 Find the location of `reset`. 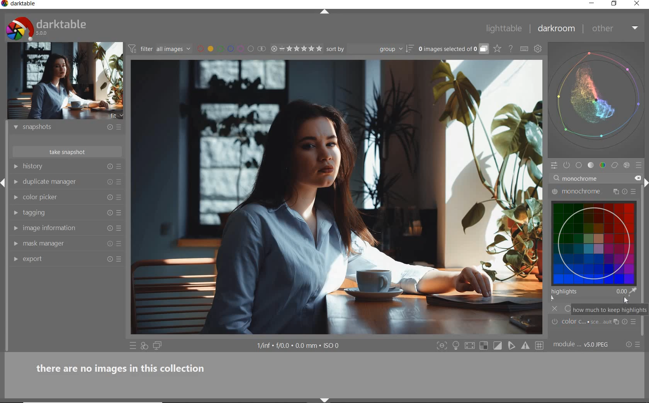

reset is located at coordinates (109, 229).